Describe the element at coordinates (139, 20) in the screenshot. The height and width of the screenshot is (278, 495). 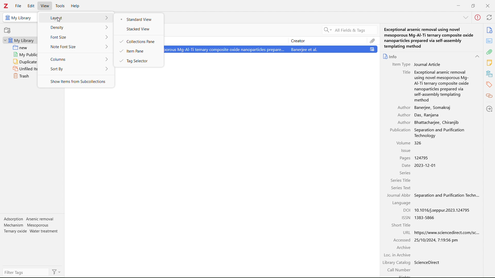
I see `standard view` at that location.